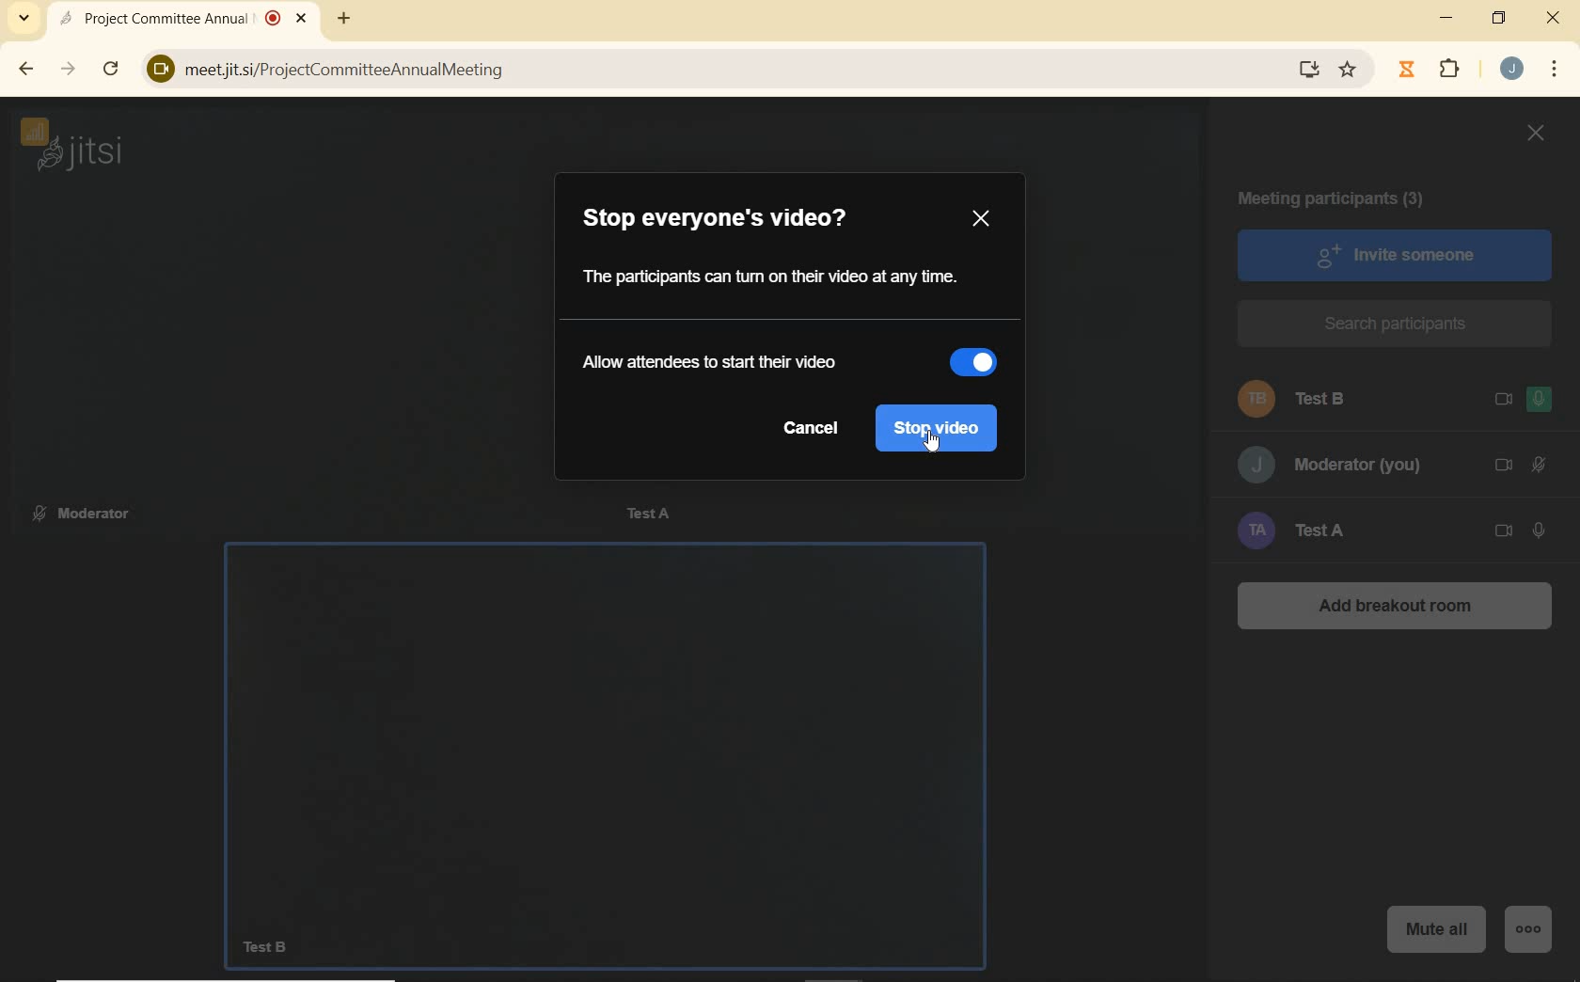  I want to click on Favorite, so click(1350, 67).